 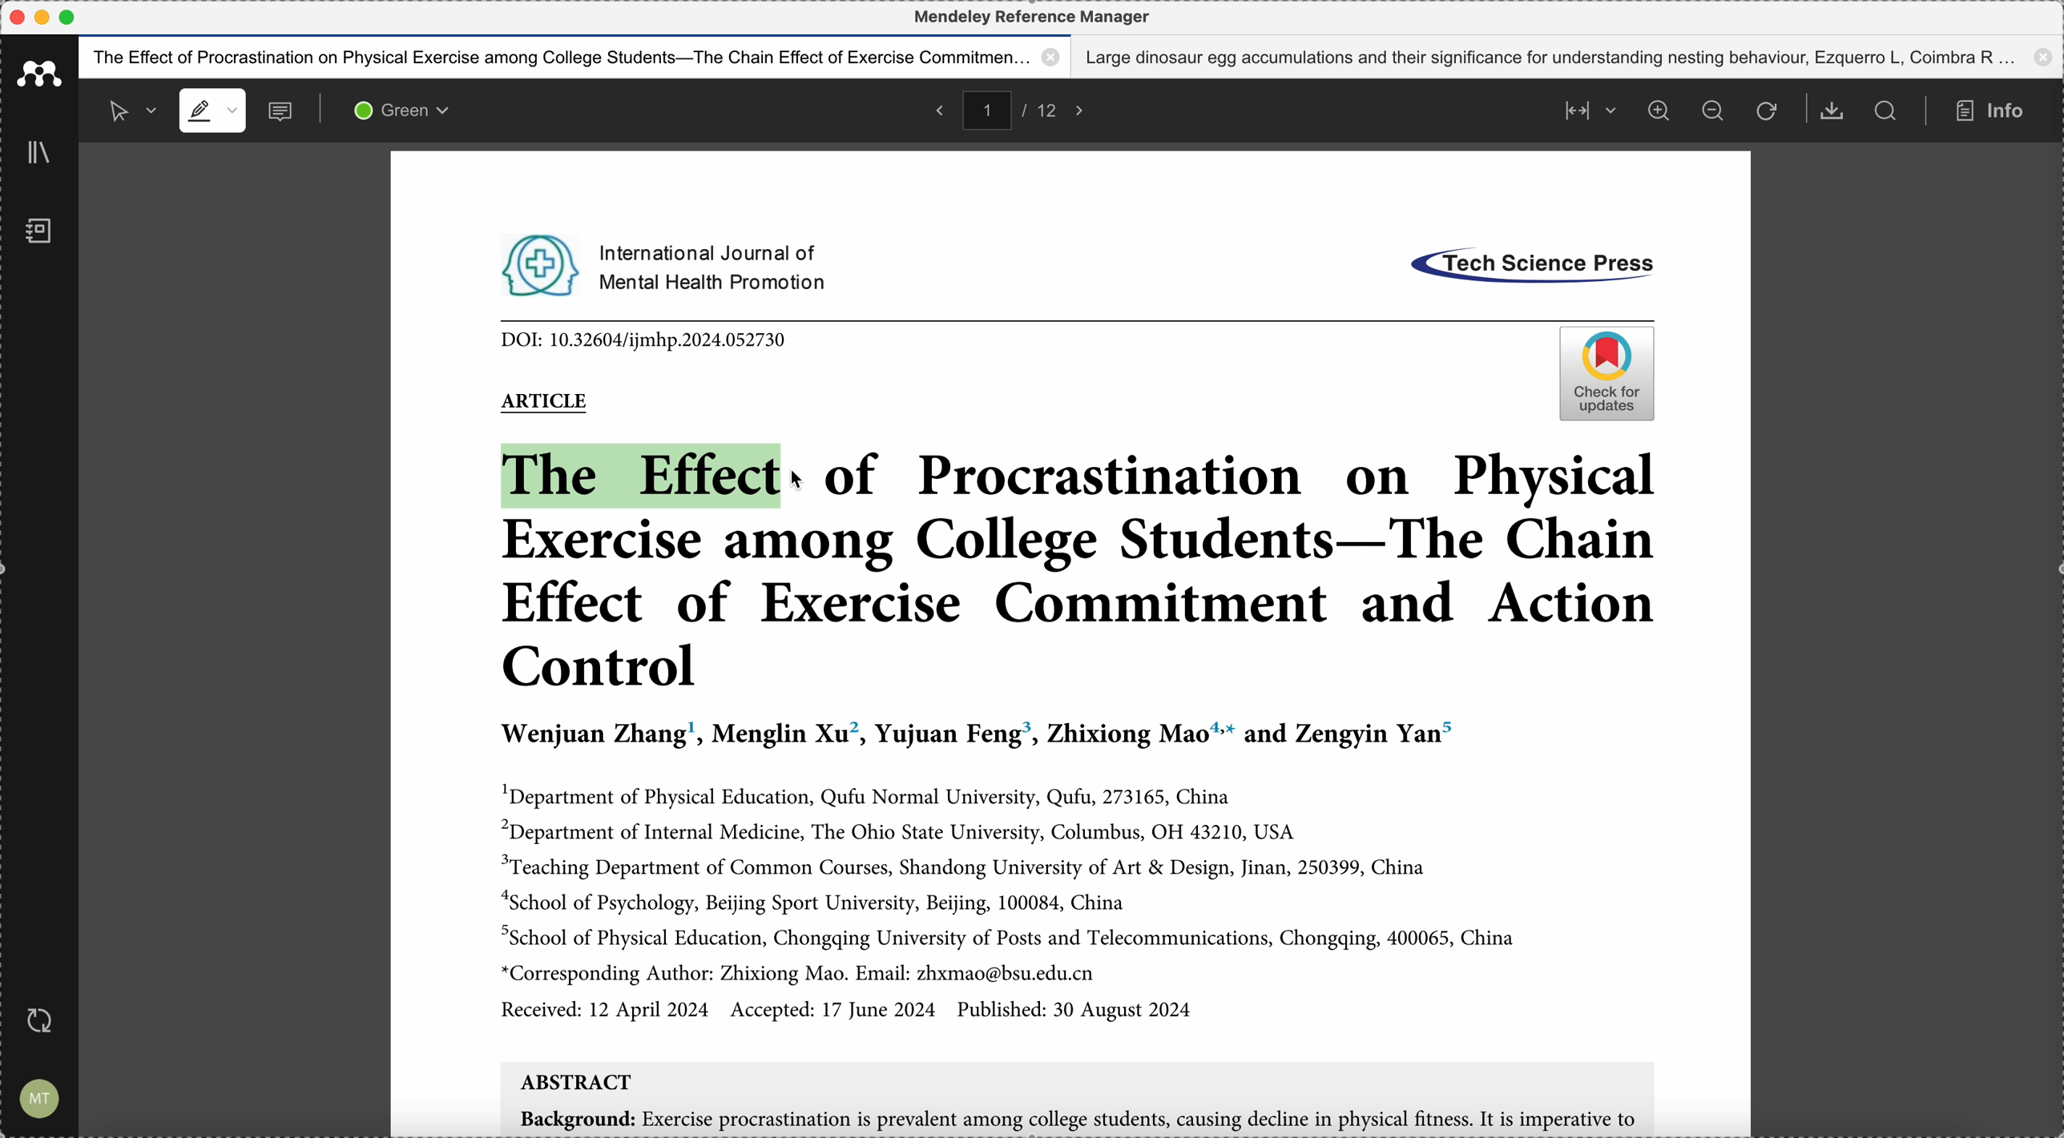 I want to click on green color, so click(x=405, y=113).